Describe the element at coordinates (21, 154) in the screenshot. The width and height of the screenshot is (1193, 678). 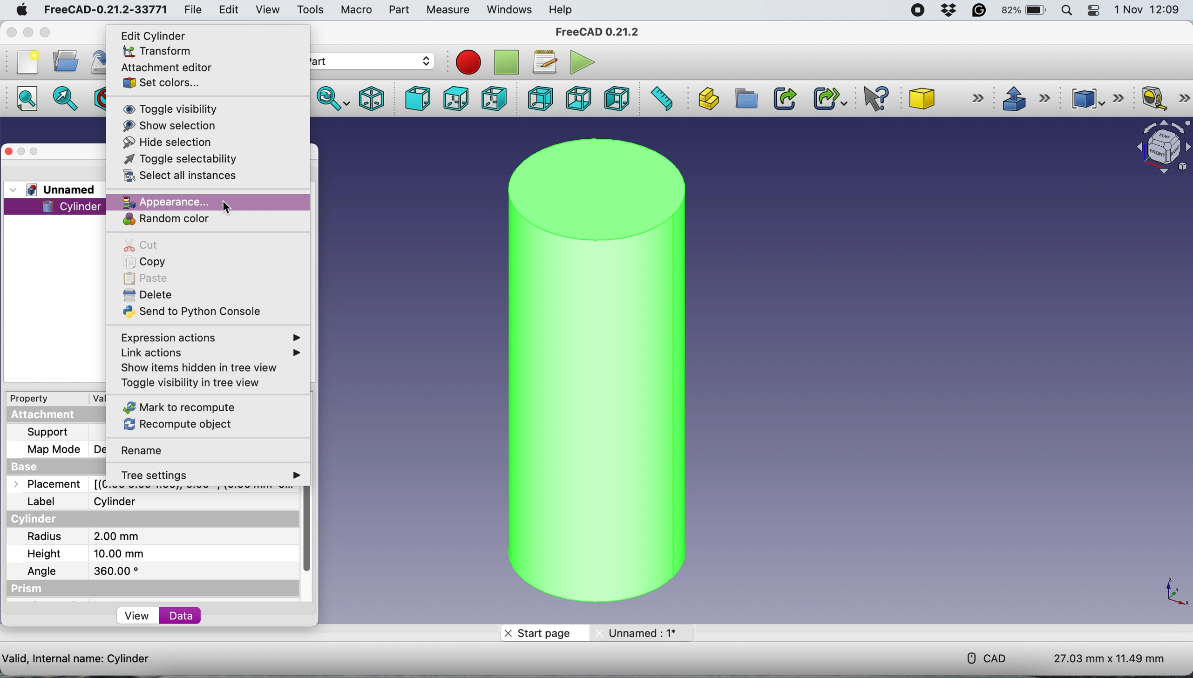
I see `minimise` at that location.